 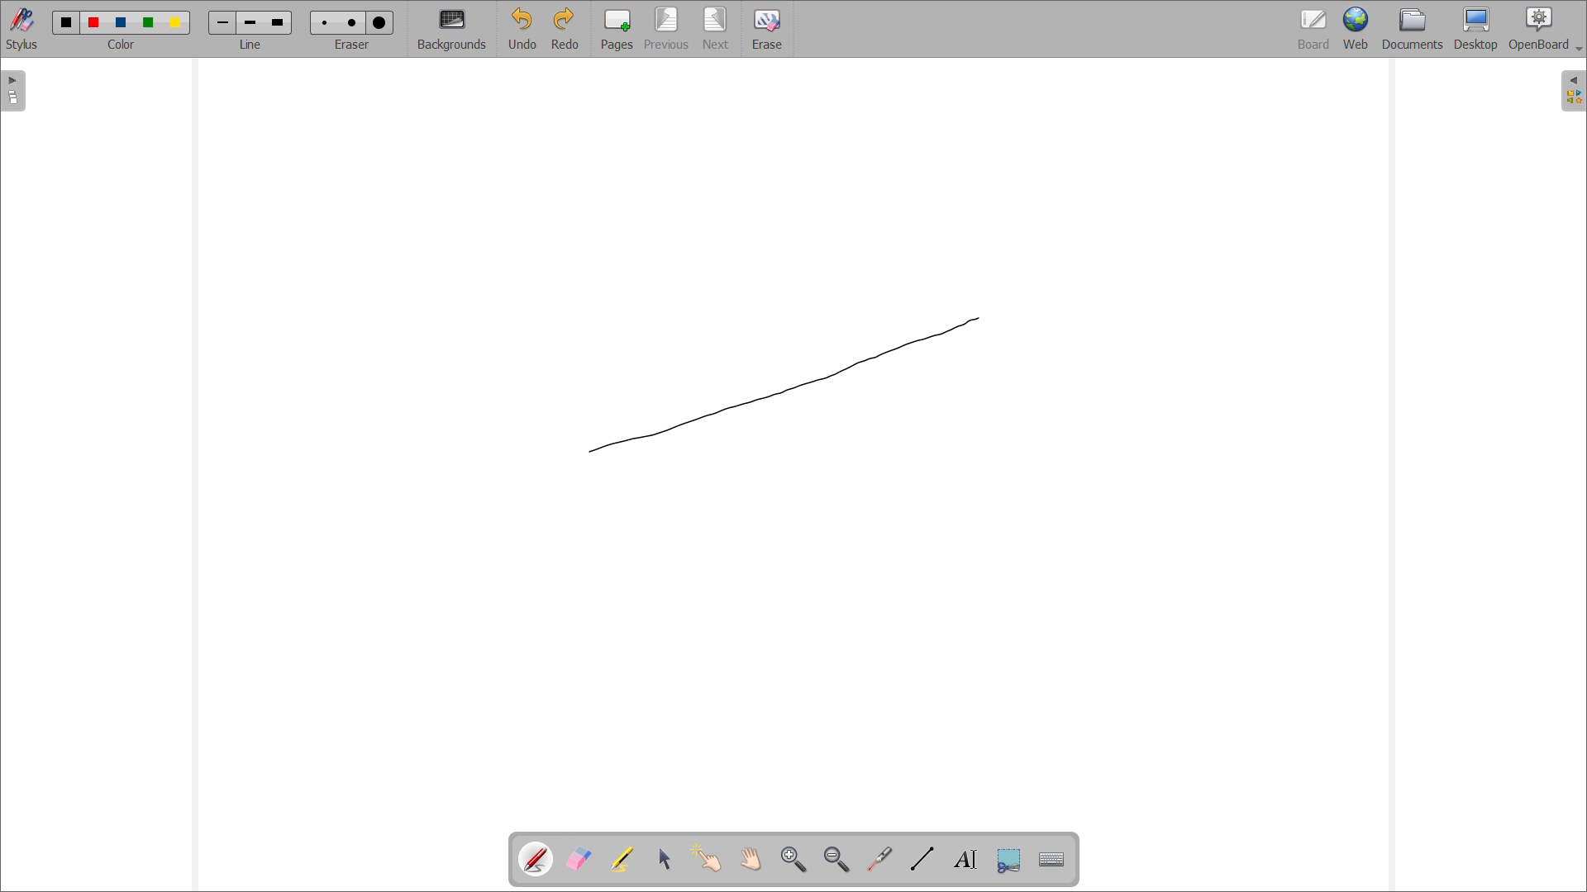 I want to click on color, so click(x=67, y=21).